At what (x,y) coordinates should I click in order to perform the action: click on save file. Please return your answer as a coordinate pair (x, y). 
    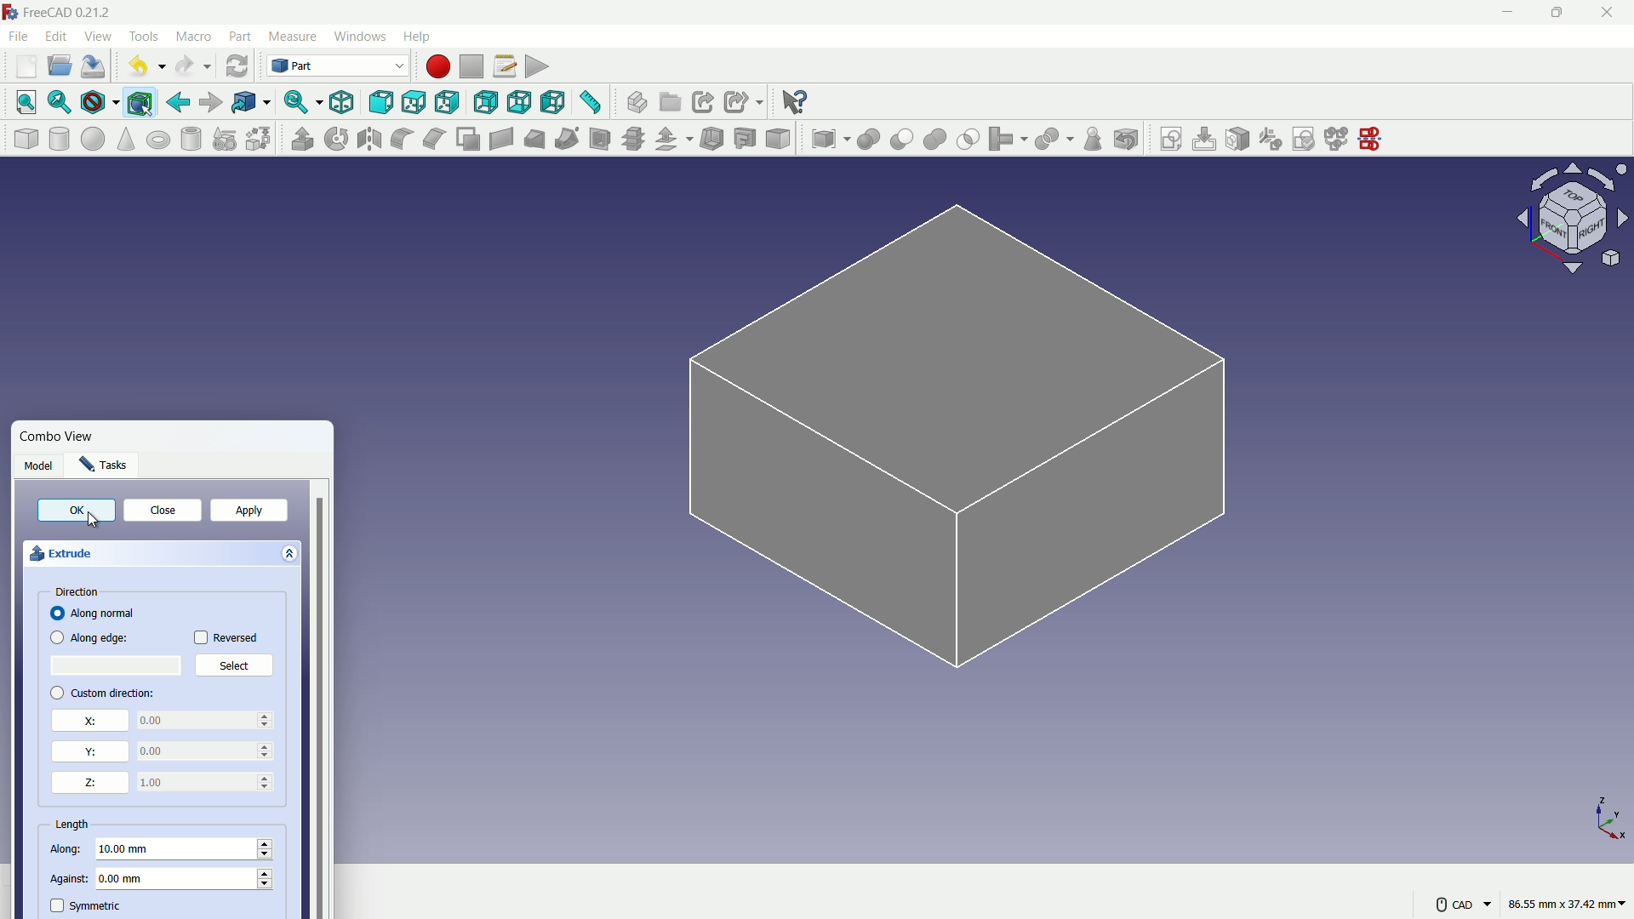
    Looking at the image, I should click on (93, 67).